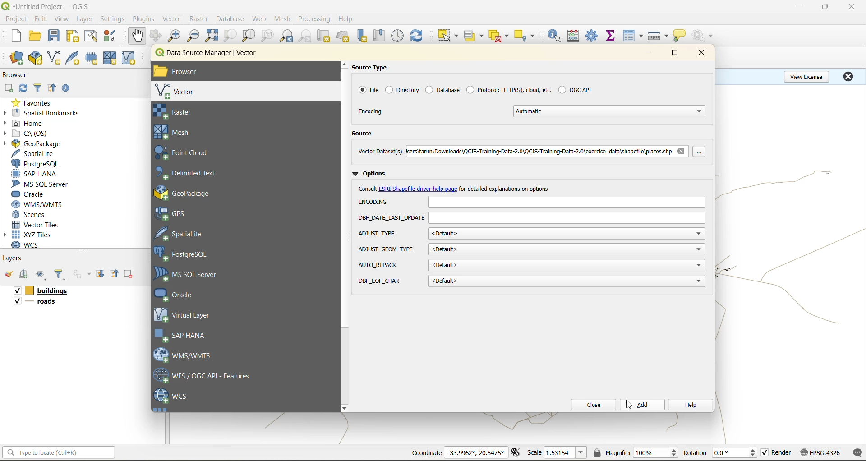  I want to click on scrollbar, so click(345, 236).